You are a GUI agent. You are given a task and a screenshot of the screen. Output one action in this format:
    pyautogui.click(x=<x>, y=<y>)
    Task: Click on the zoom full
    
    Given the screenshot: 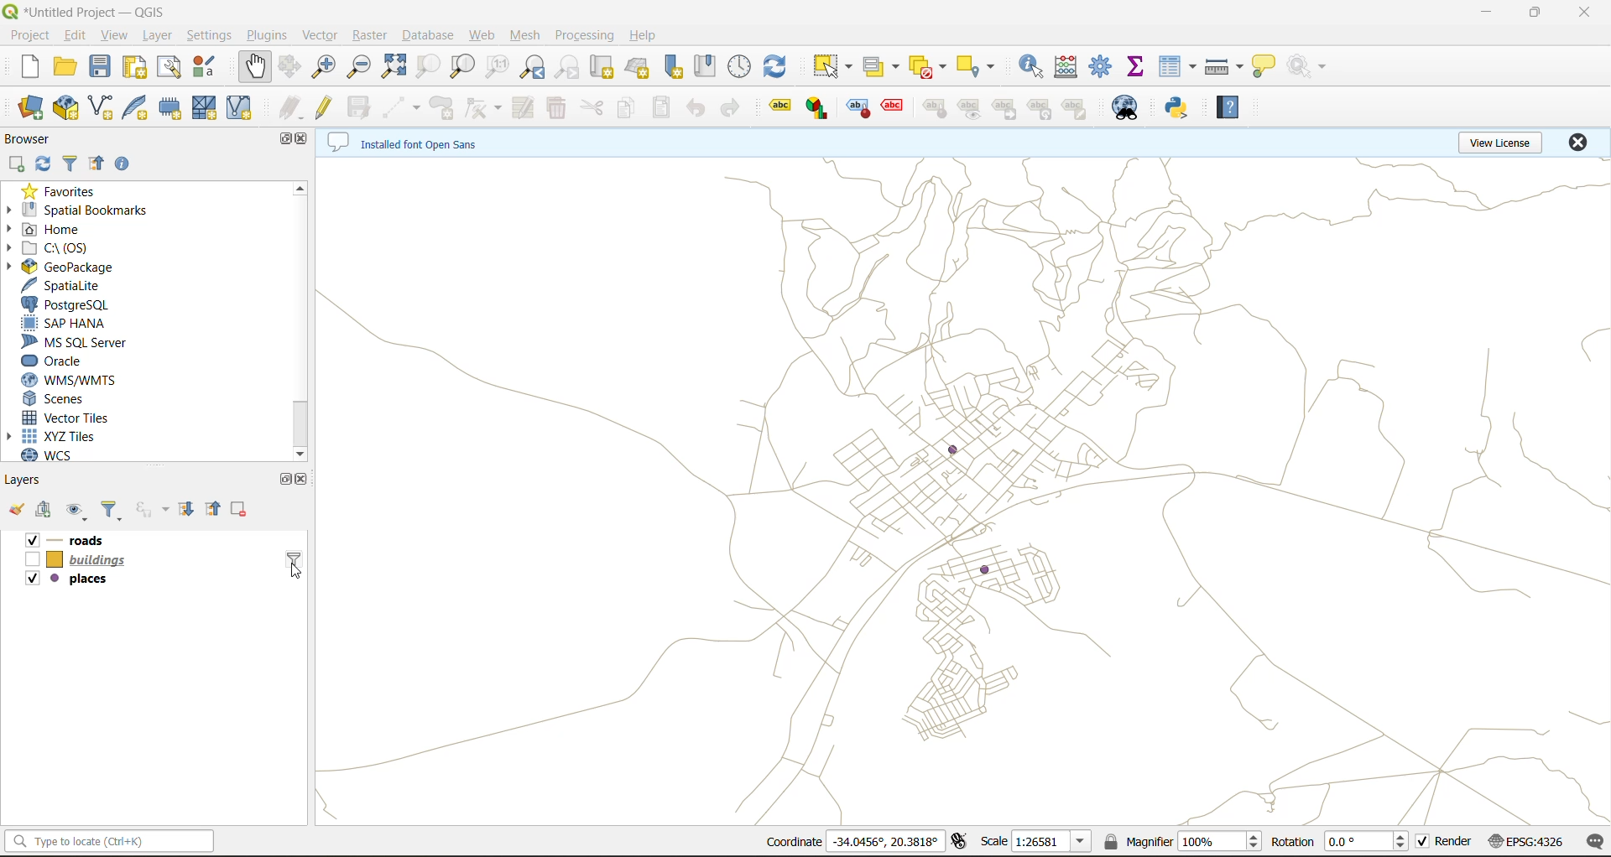 What is the action you would take?
    pyautogui.click(x=393, y=66)
    